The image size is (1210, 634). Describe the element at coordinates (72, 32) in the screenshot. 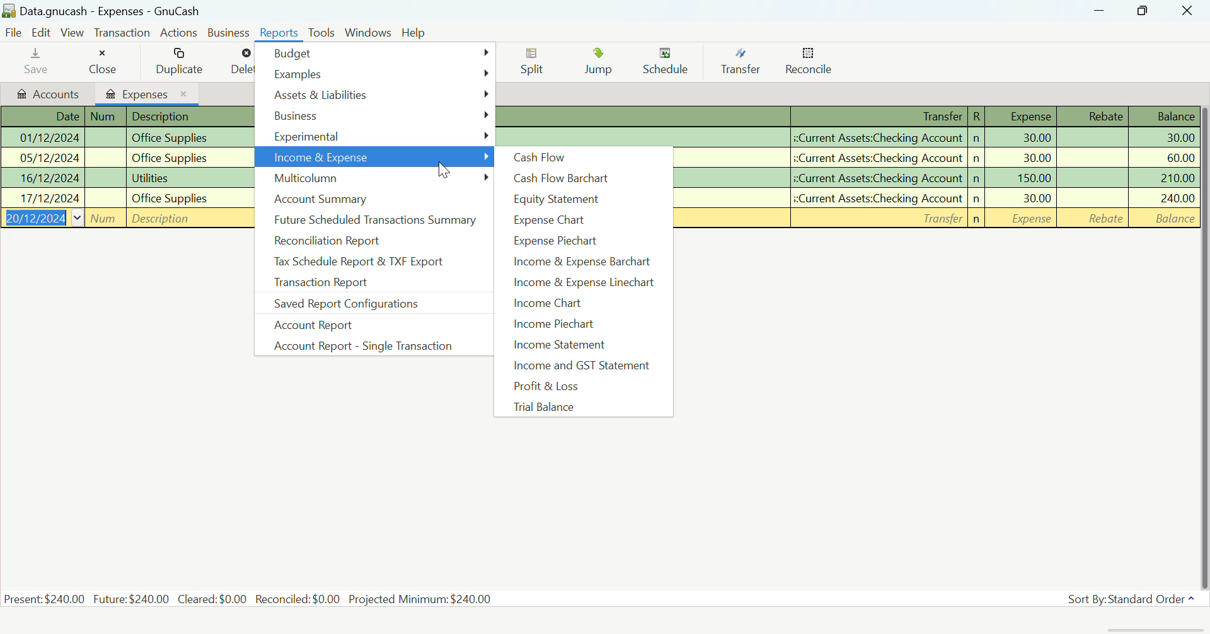

I see `View` at that location.